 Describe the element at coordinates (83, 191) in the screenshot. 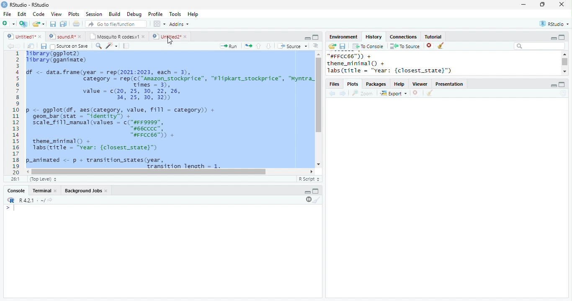

I see `Background Jobs` at that location.